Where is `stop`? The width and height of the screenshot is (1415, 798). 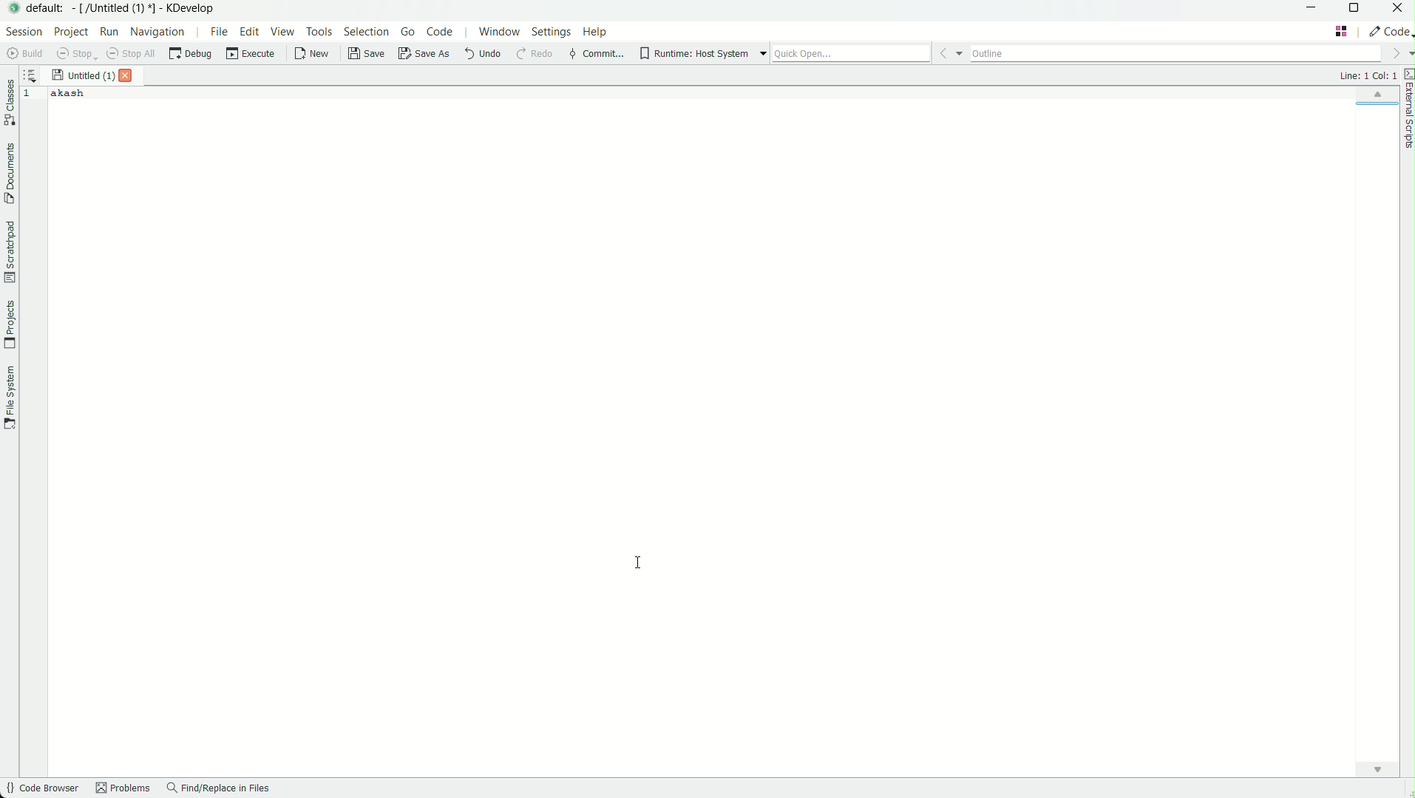
stop is located at coordinates (77, 54).